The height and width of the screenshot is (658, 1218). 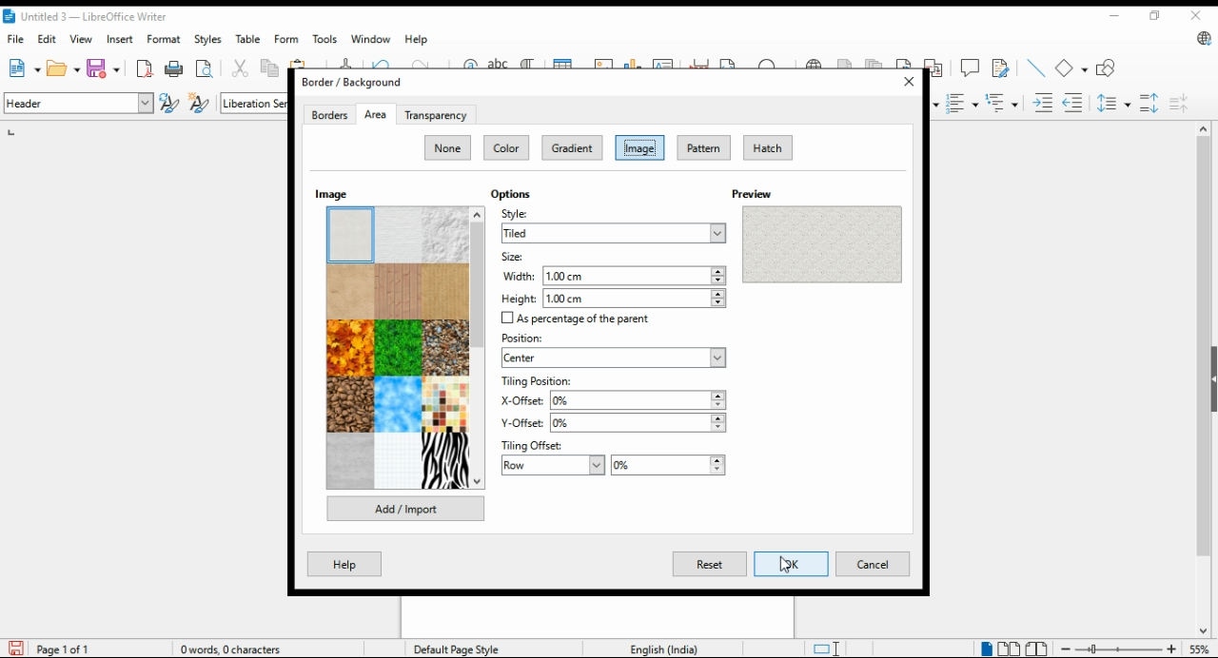 I want to click on increase paragraph spacing, so click(x=1149, y=103).